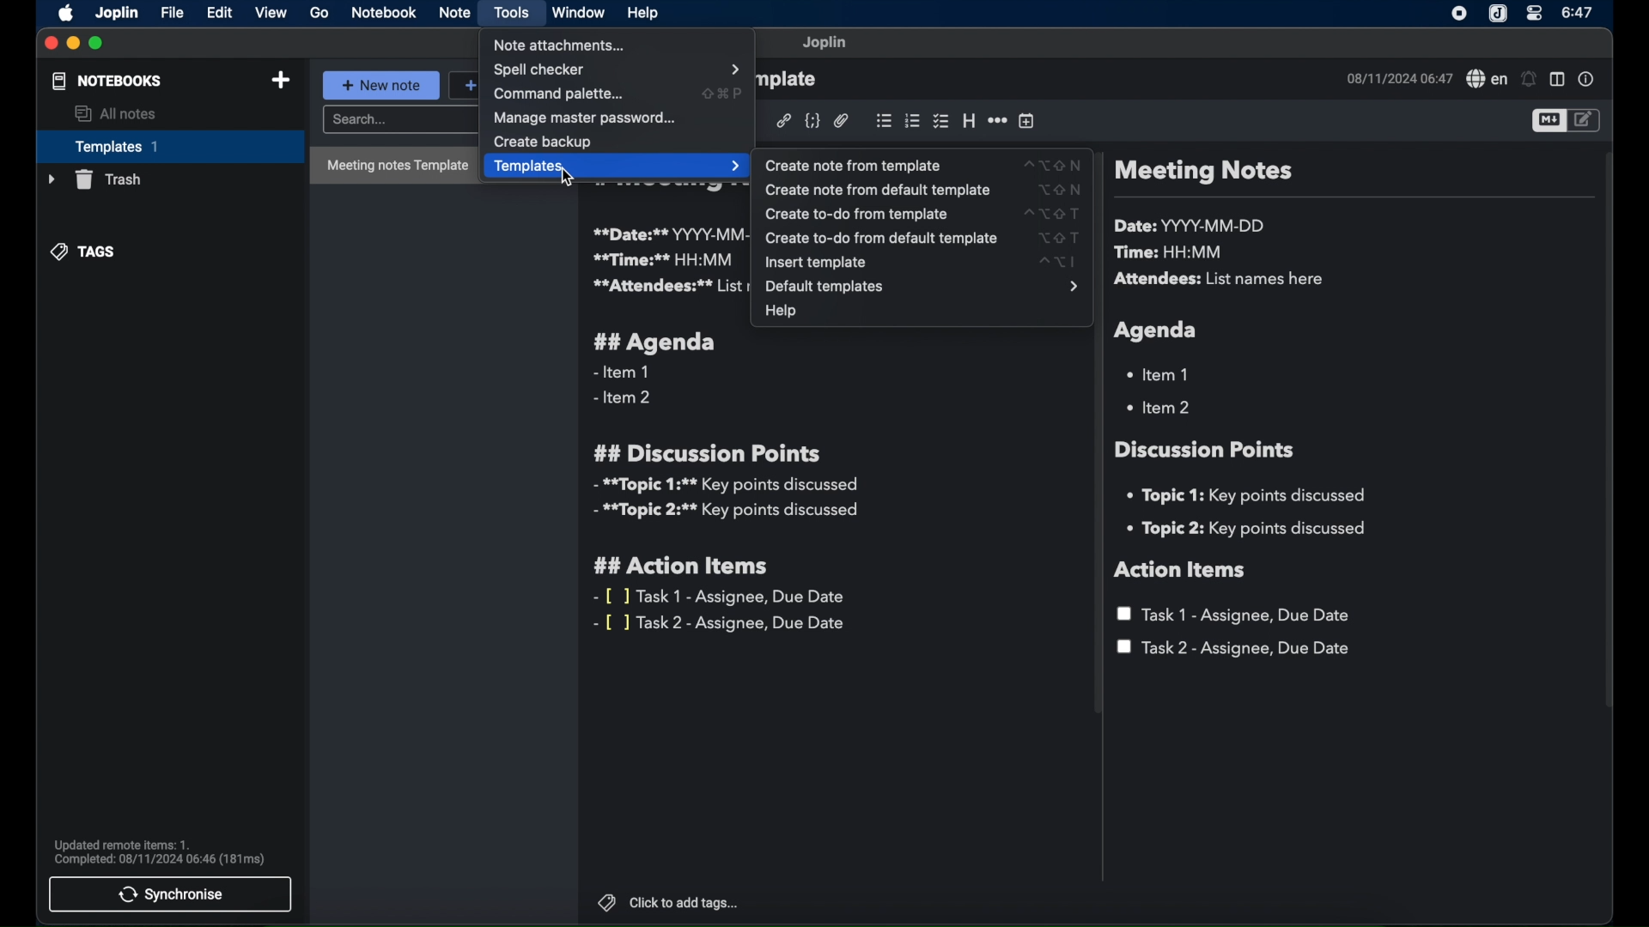  What do you see at coordinates (1160, 407) in the screenshot?
I see `item 2` at bounding box center [1160, 407].